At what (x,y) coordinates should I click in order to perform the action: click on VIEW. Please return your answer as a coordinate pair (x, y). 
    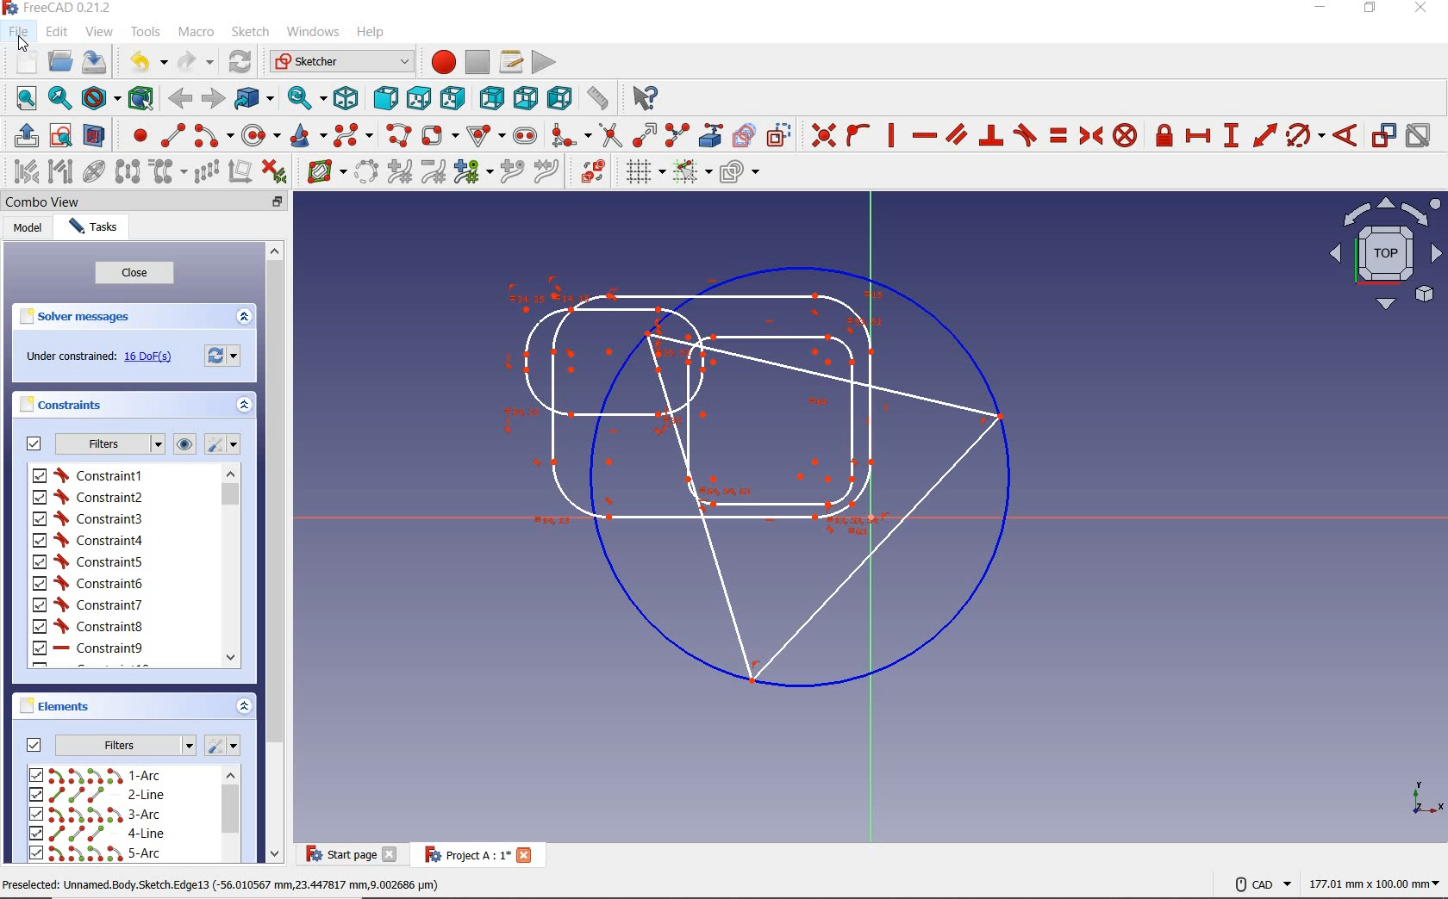
    Looking at the image, I should click on (1382, 254).